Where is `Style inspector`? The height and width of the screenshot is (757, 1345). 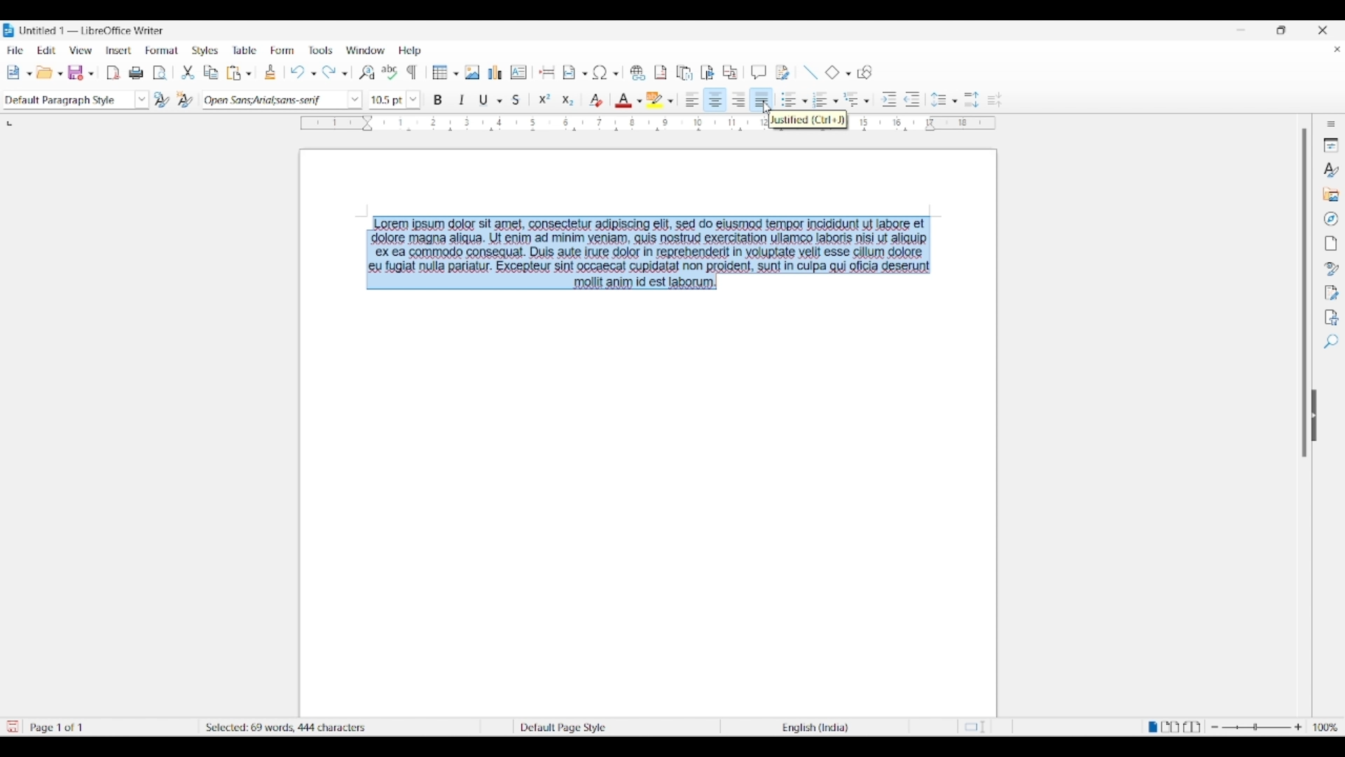
Style inspector is located at coordinates (1331, 269).